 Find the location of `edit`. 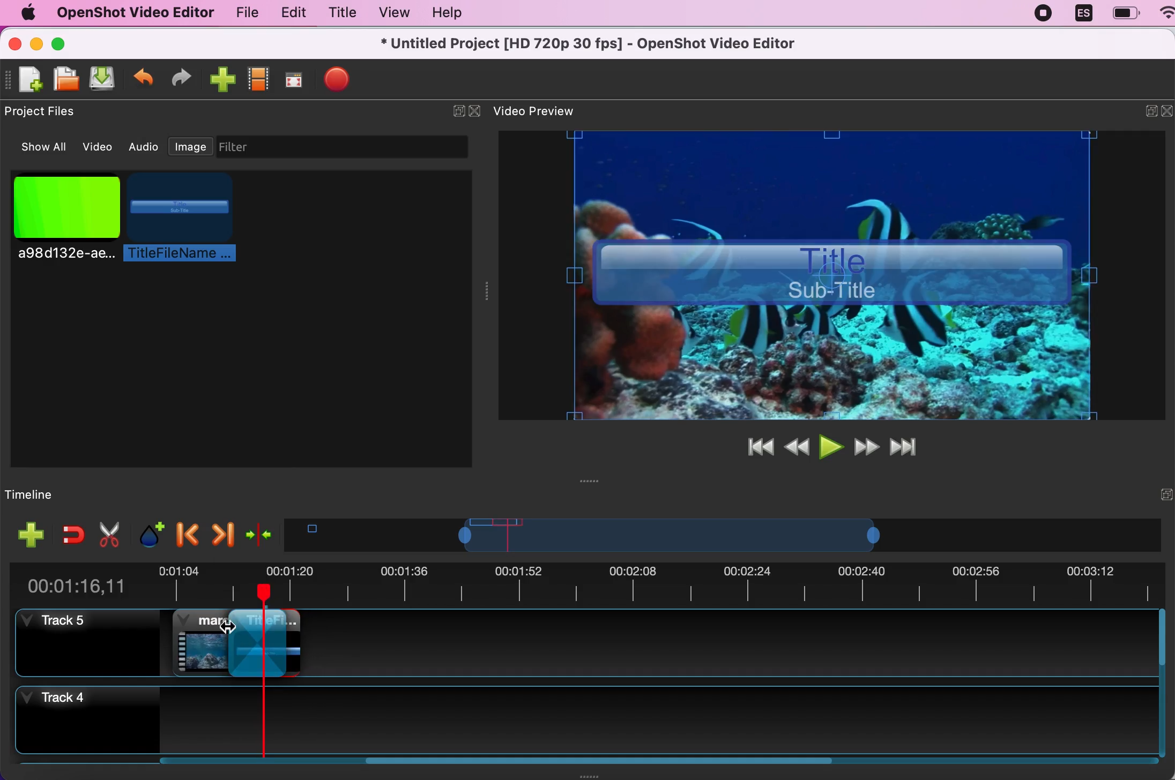

edit is located at coordinates (291, 13).